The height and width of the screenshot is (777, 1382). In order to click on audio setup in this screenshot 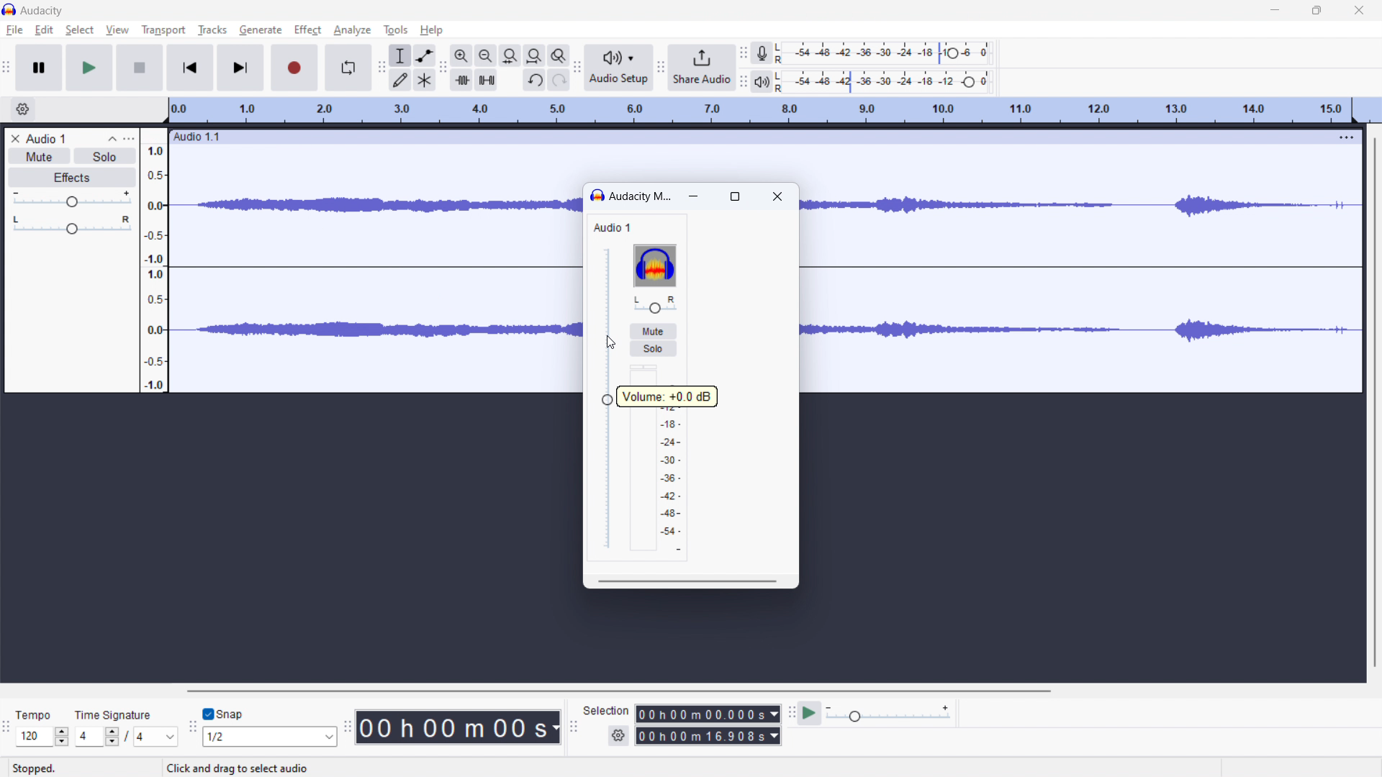, I will do `click(619, 68)`.